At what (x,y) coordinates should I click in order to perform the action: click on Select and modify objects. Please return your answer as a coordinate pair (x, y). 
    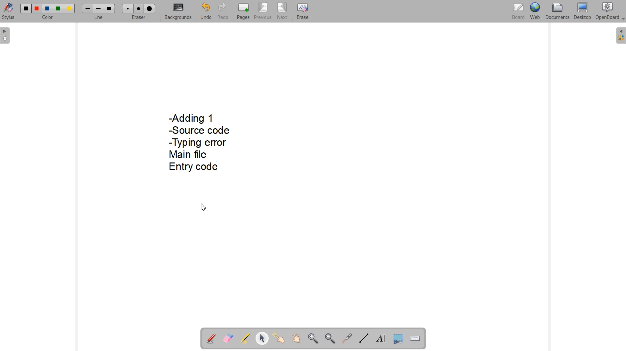
    Looking at the image, I should click on (262, 338).